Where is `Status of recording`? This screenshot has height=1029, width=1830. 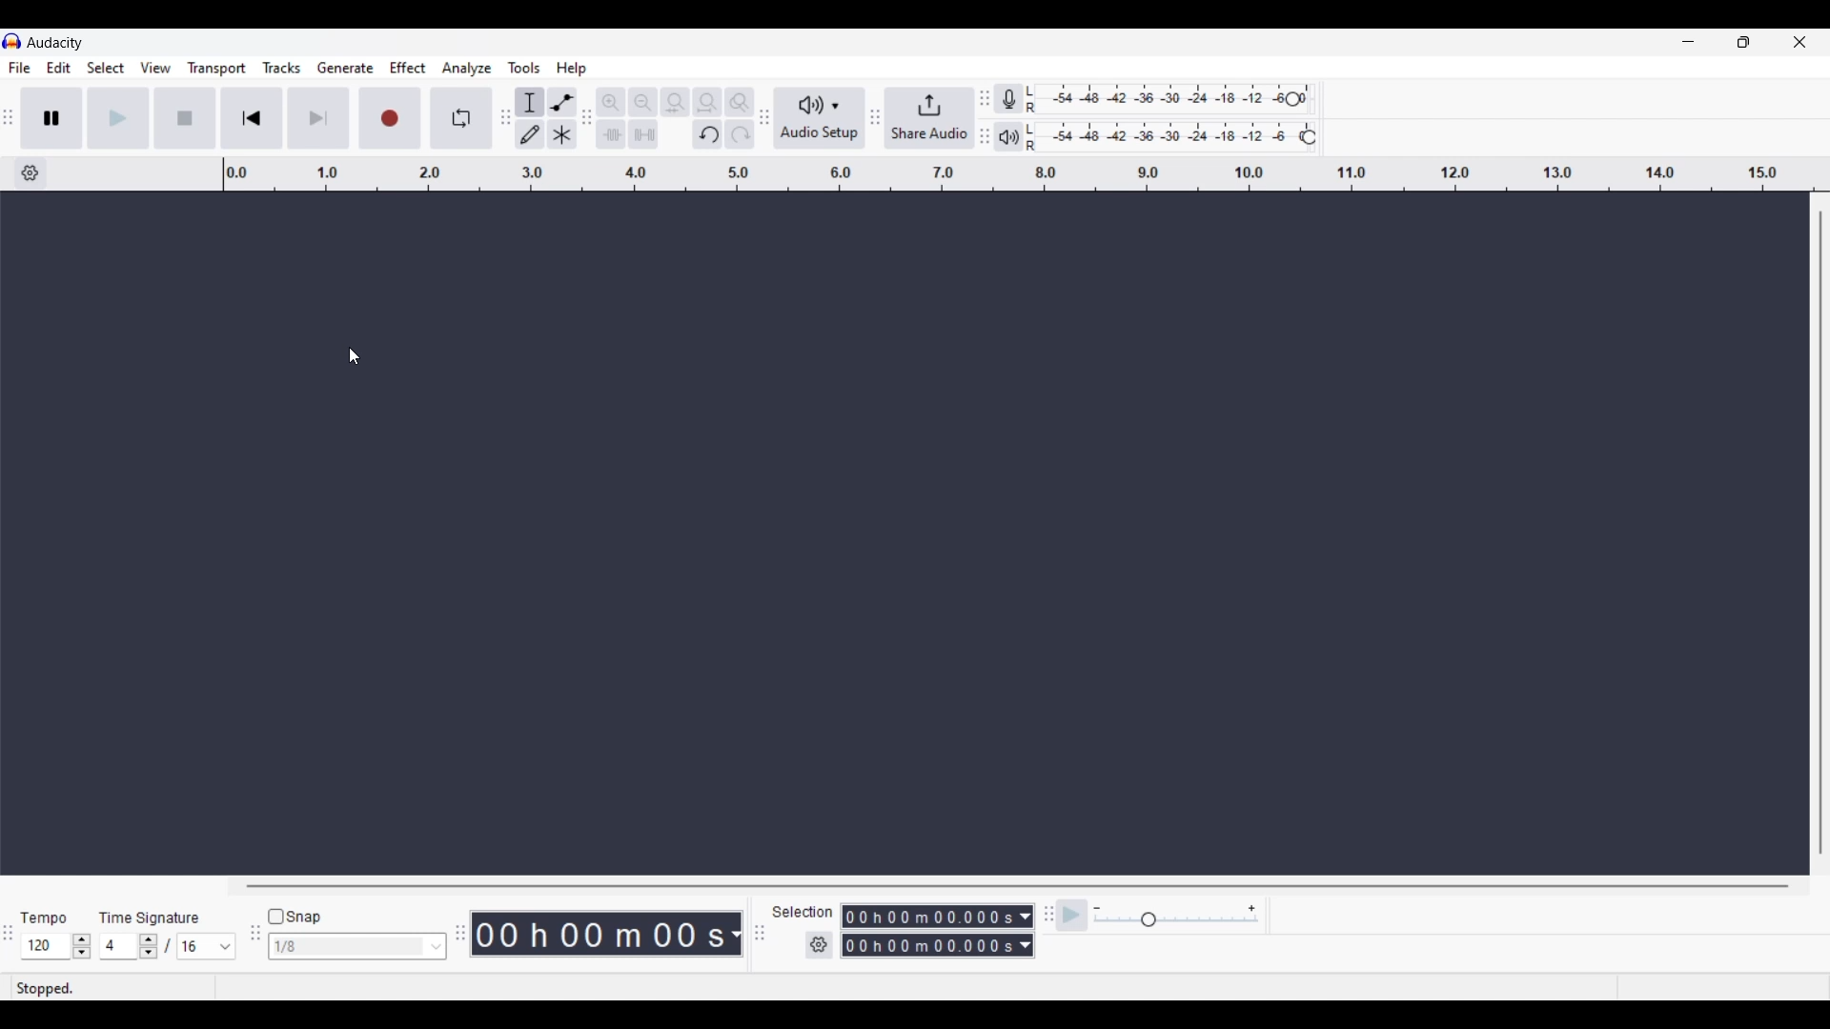
Status of recording is located at coordinates (112, 988).